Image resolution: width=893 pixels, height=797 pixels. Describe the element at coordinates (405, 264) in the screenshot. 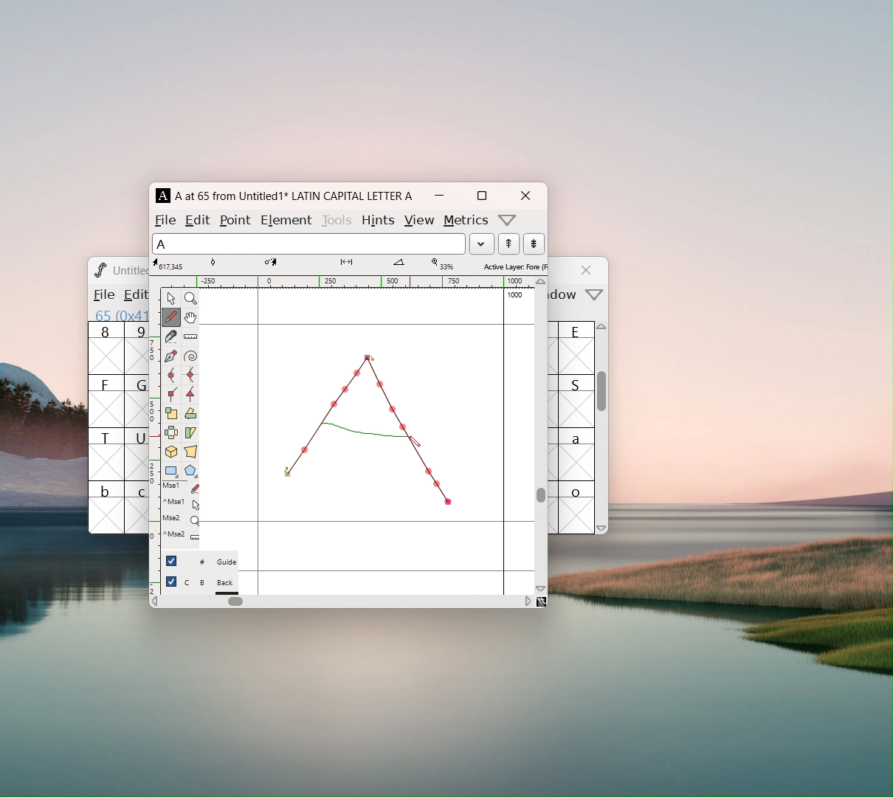

I see `angle` at that location.